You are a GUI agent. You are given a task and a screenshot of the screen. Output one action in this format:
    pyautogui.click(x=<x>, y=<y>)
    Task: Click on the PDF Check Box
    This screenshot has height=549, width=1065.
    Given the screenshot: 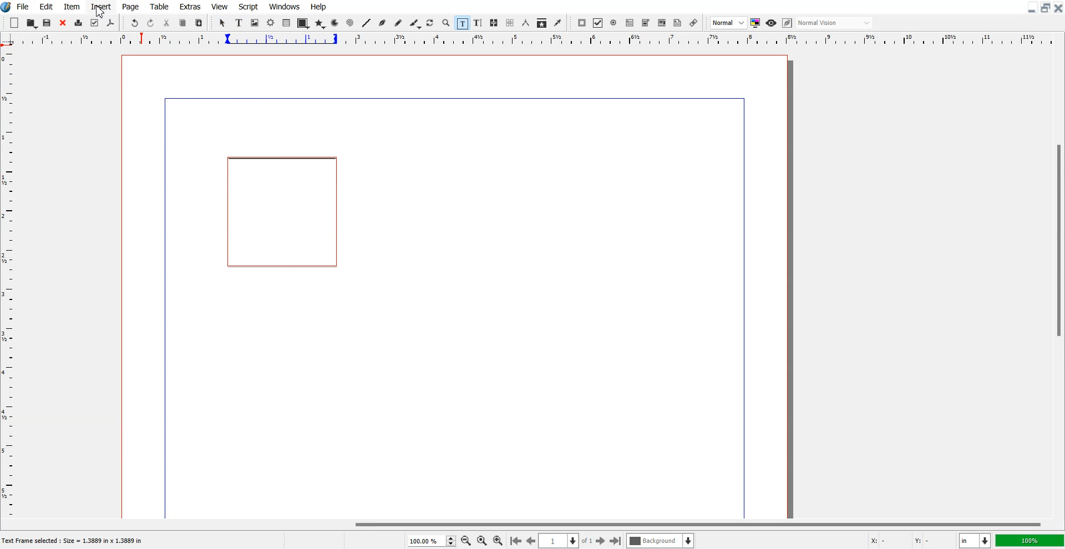 What is the action you would take?
    pyautogui.click(x=598, y=23)
    